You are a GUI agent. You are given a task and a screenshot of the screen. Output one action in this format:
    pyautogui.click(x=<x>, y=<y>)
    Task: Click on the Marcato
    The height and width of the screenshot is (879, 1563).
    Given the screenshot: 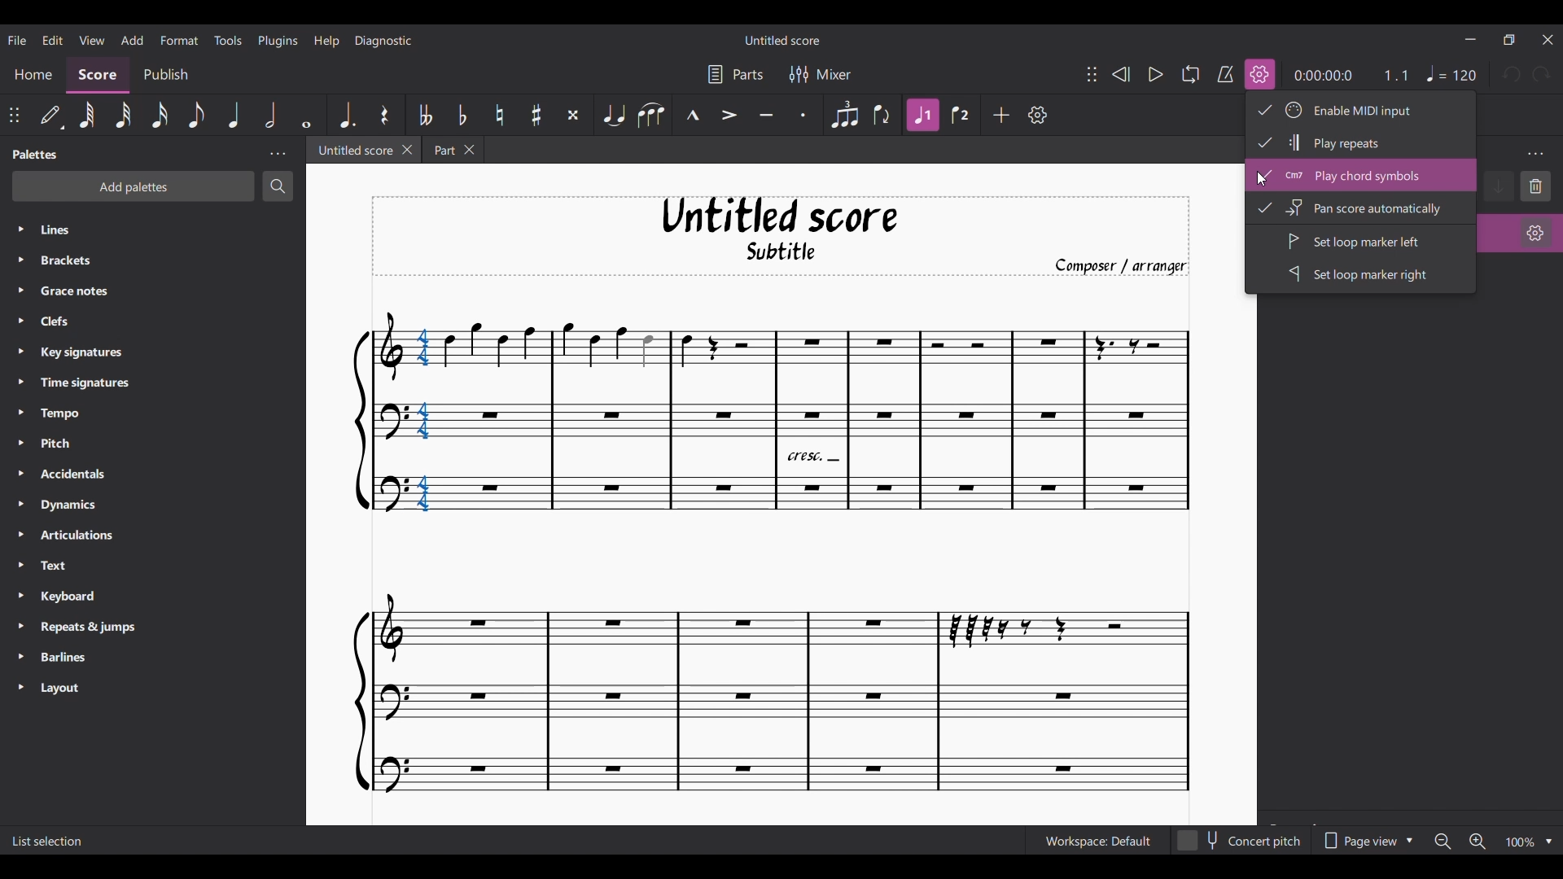 What is the action you would take?
    pyautogui.click(x=693, y=115)
    